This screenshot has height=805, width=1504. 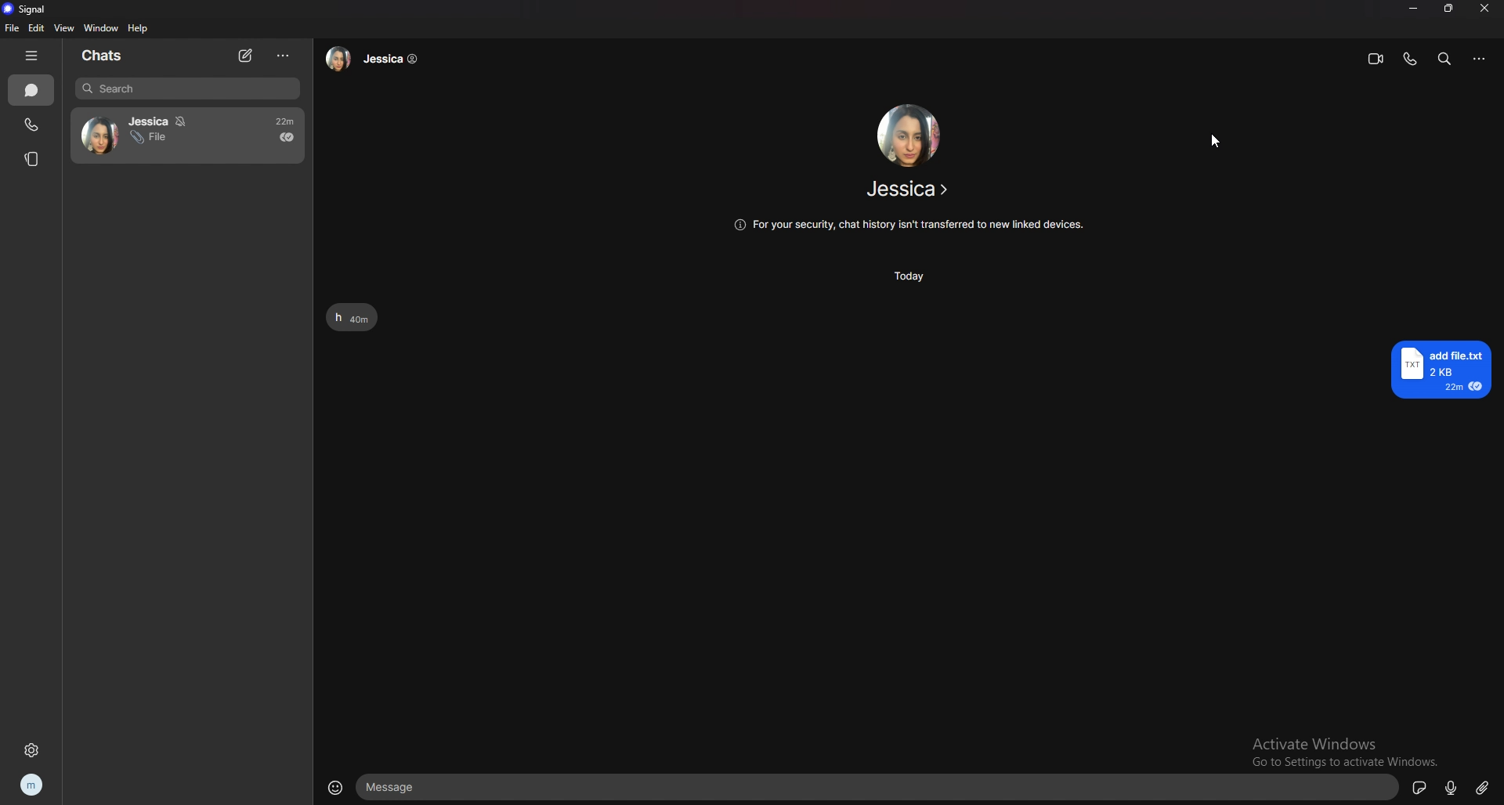 I want to click on close, so click(x=1484, y=9).